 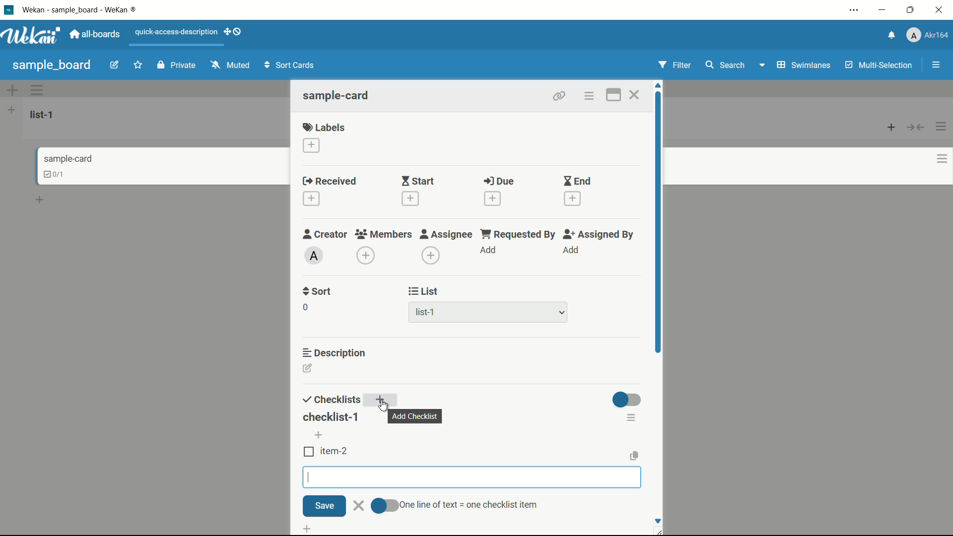 What do you see at coordinates (890, 34) in the screenshot?
I see `notifications` at bounding box center [890, 34].